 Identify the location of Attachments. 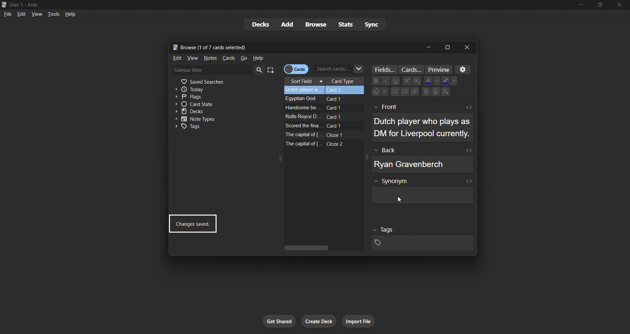
(425, 93).